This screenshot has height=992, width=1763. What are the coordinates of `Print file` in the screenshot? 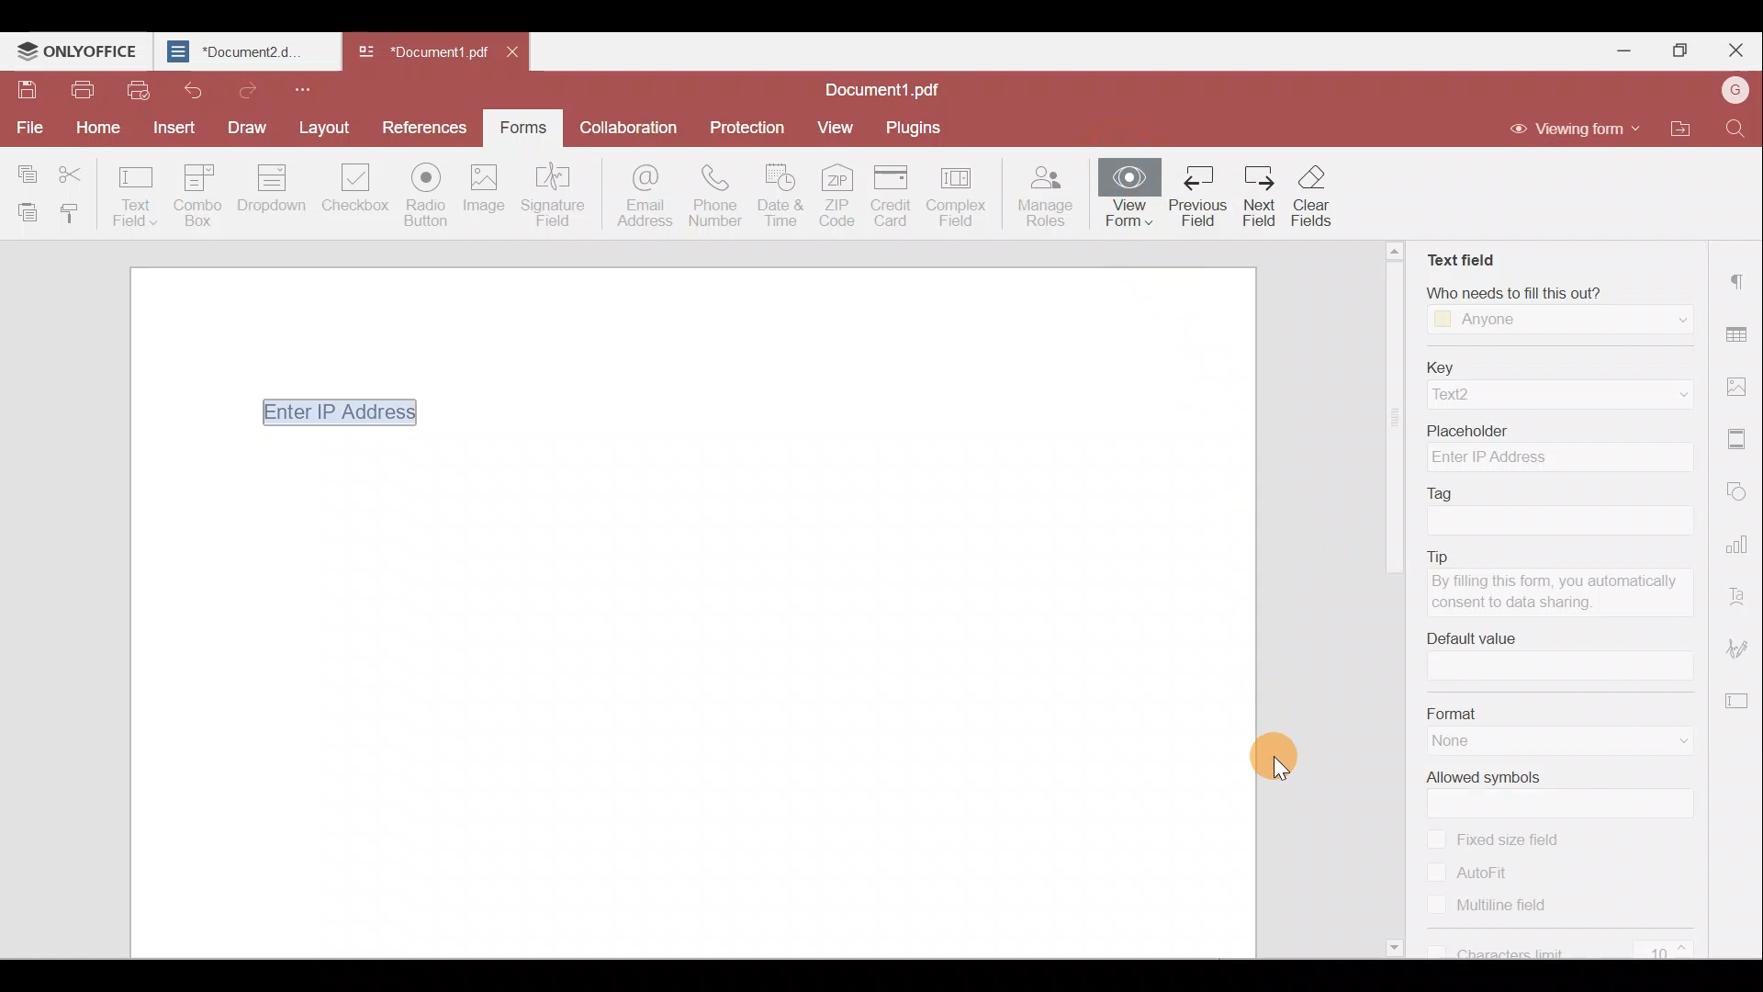 It's located at (81, 90).